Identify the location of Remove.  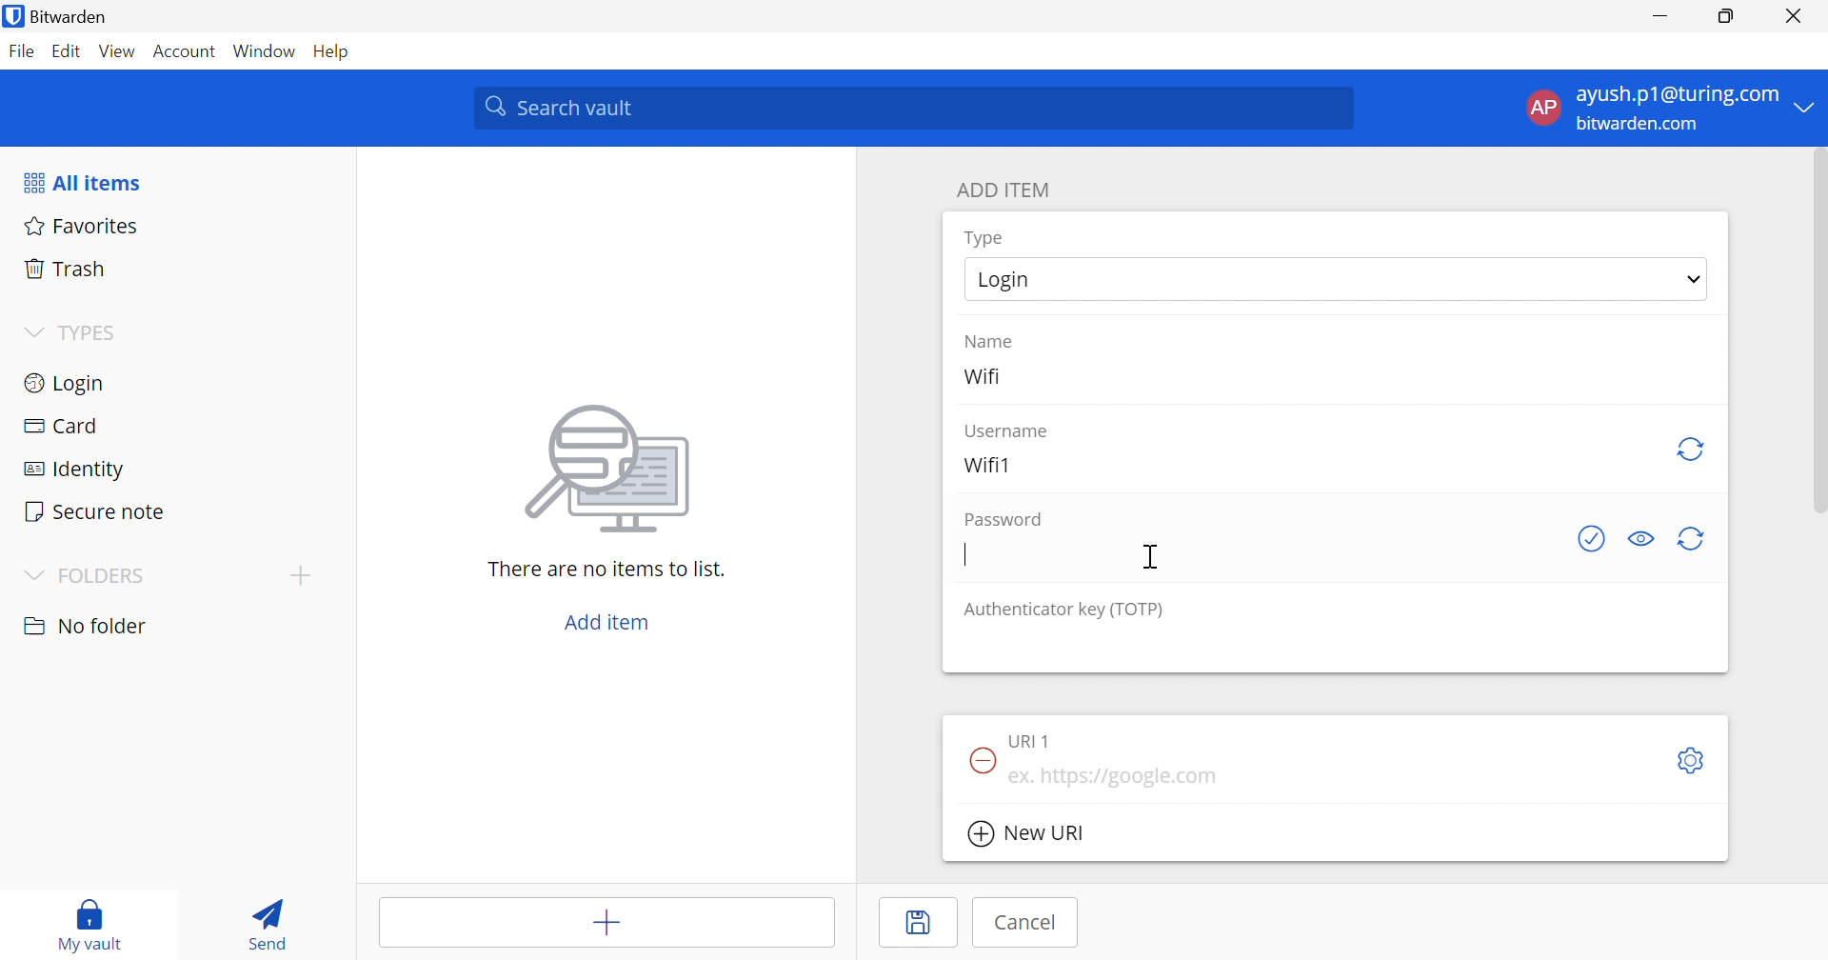
(981, 760).